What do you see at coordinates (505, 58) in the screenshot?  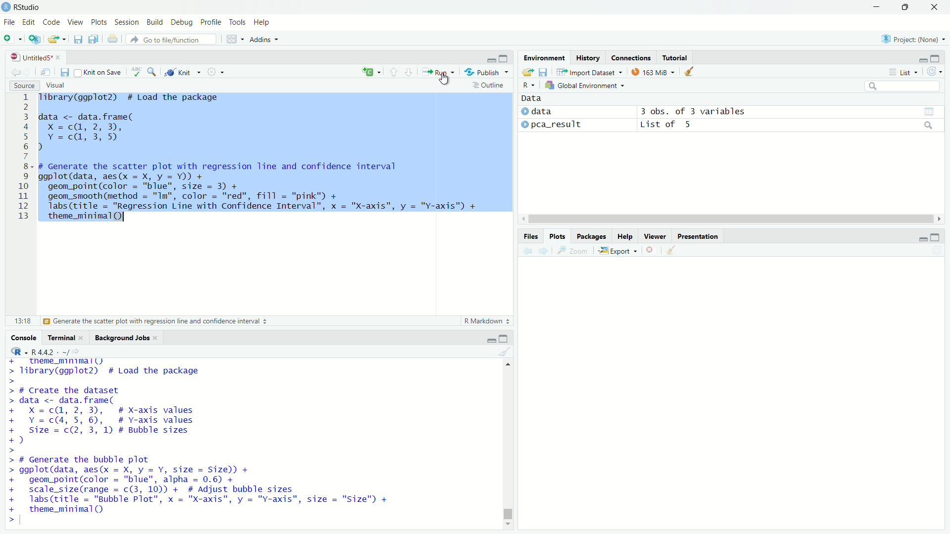 I see `expand` at bounding box center [505, 58].